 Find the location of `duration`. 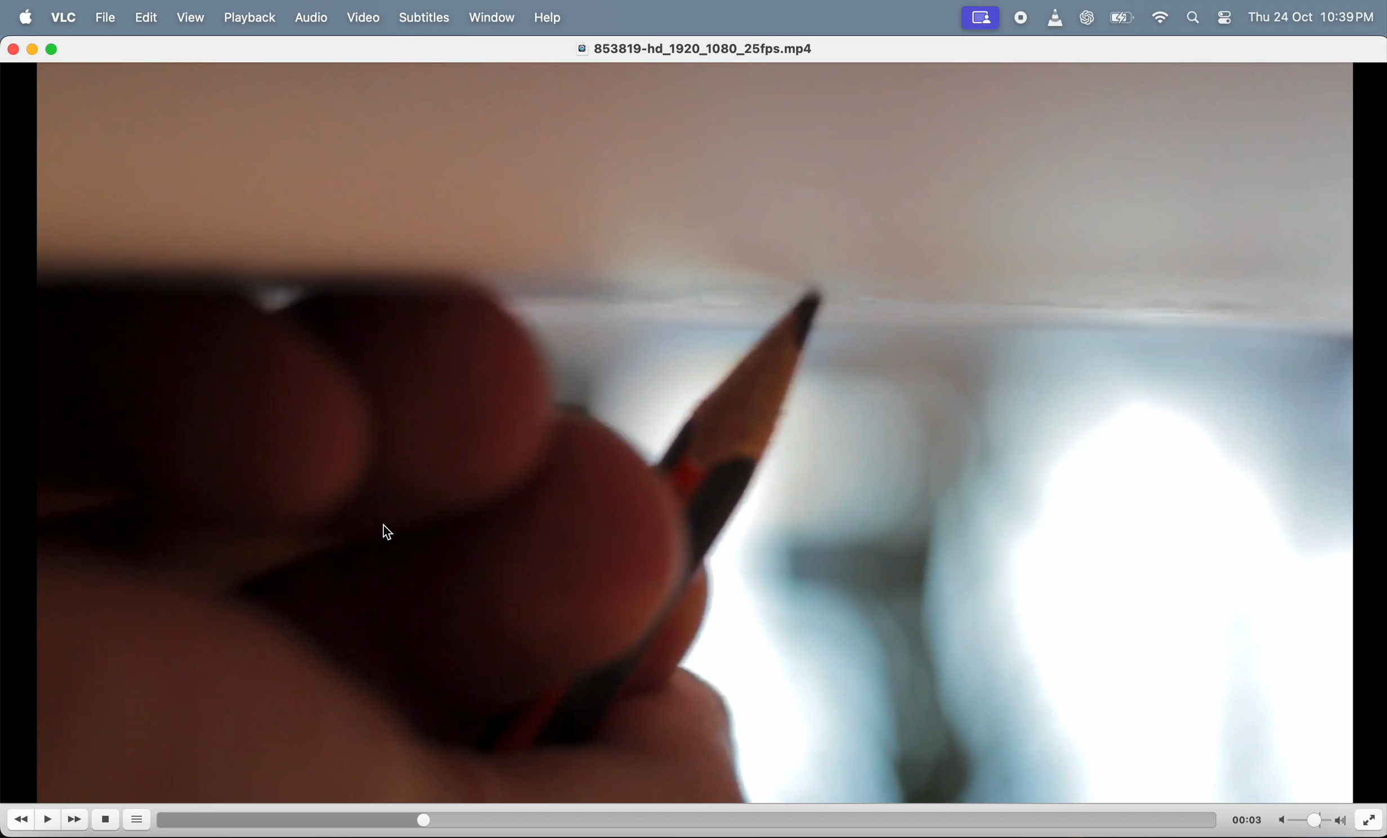

duration is located at coordinates (672, 818).